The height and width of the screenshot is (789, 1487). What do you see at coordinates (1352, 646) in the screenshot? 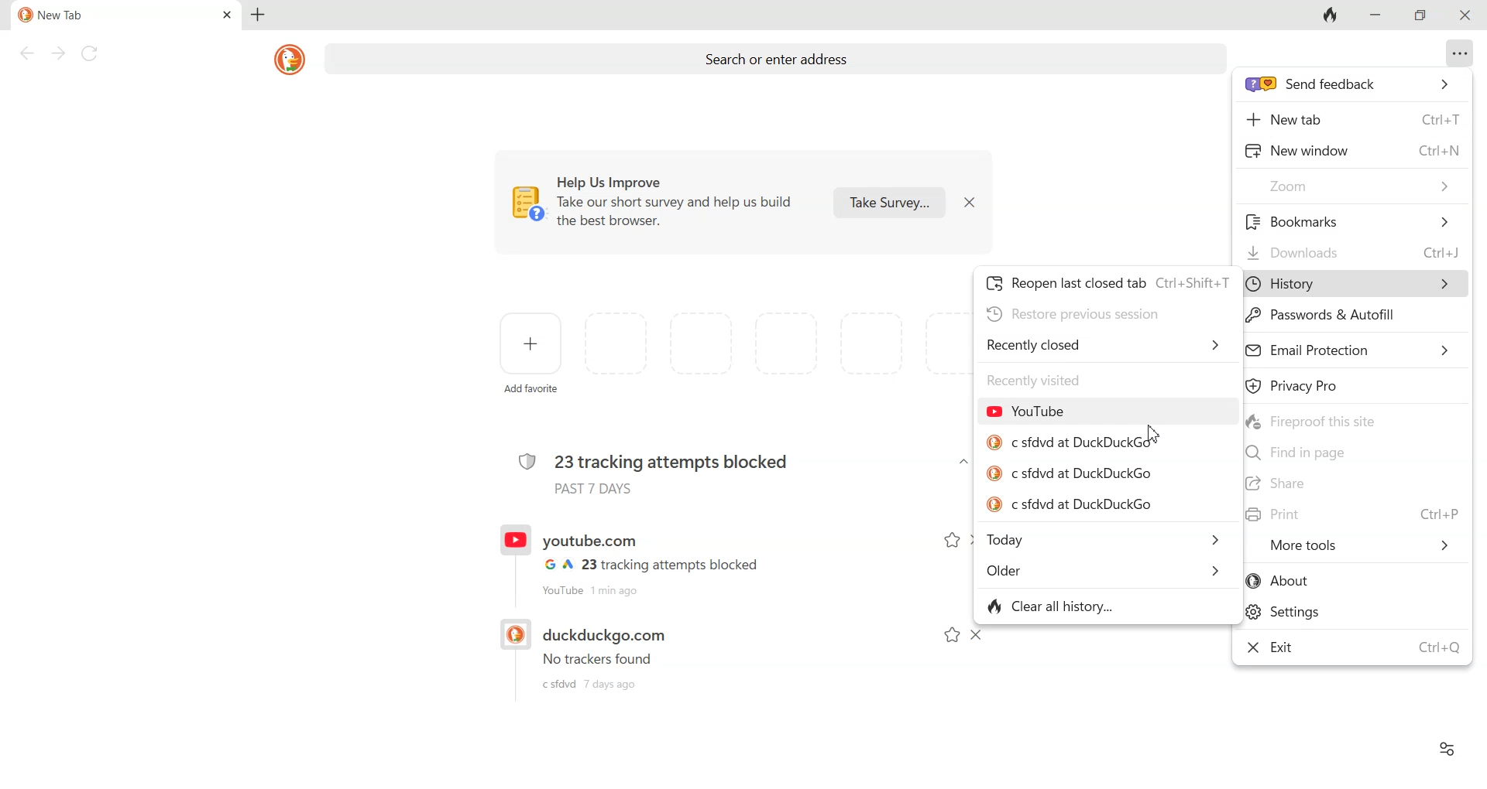
I see `Exit` at bounding box center [1352, 646].